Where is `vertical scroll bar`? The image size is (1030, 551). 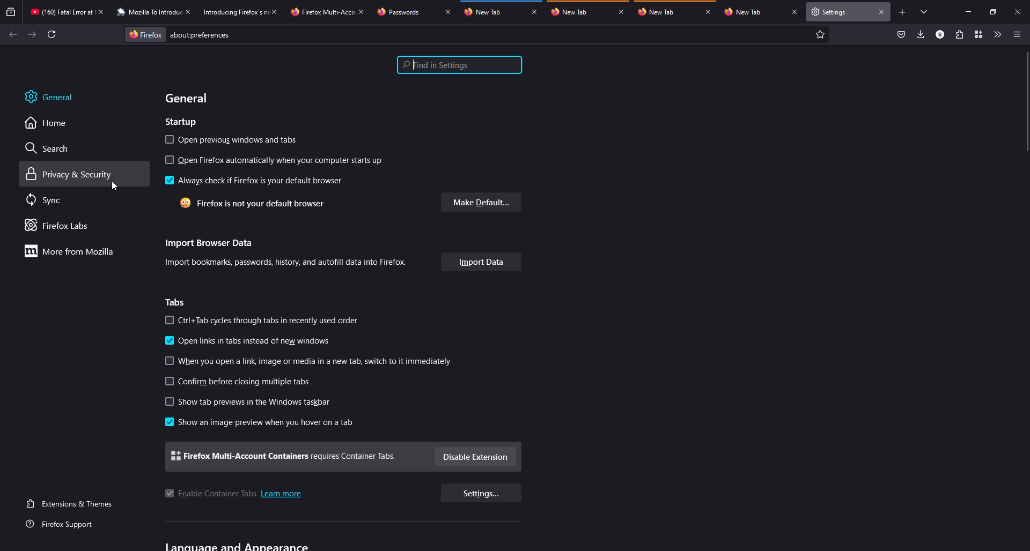 vertical scroll bar is located at coordinates (1027, 101).